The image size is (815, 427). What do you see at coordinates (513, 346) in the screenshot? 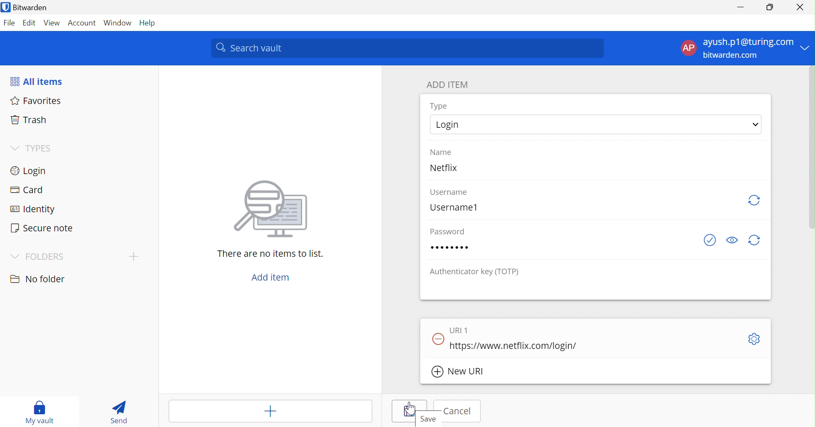
I see `https://www.netflix.com/login/` at bounding box center [513, 346].